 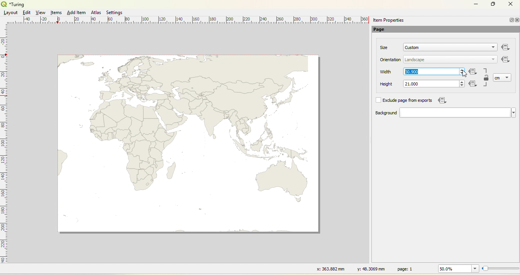 What do you see at coordinates (413, 71) in the screenshot?
I see `30.900` at bounding box center [413, 71].